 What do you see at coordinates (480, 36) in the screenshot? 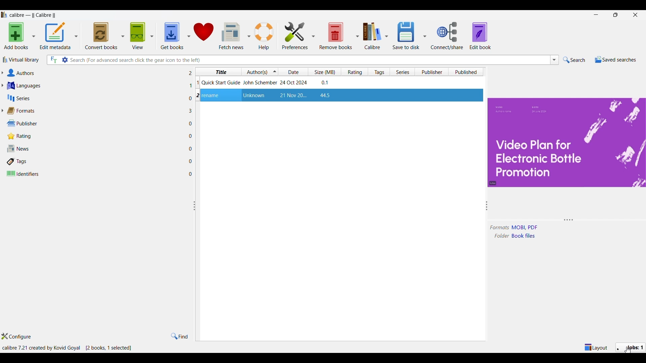
I see `Edit book` at bounding box center [480, 36].